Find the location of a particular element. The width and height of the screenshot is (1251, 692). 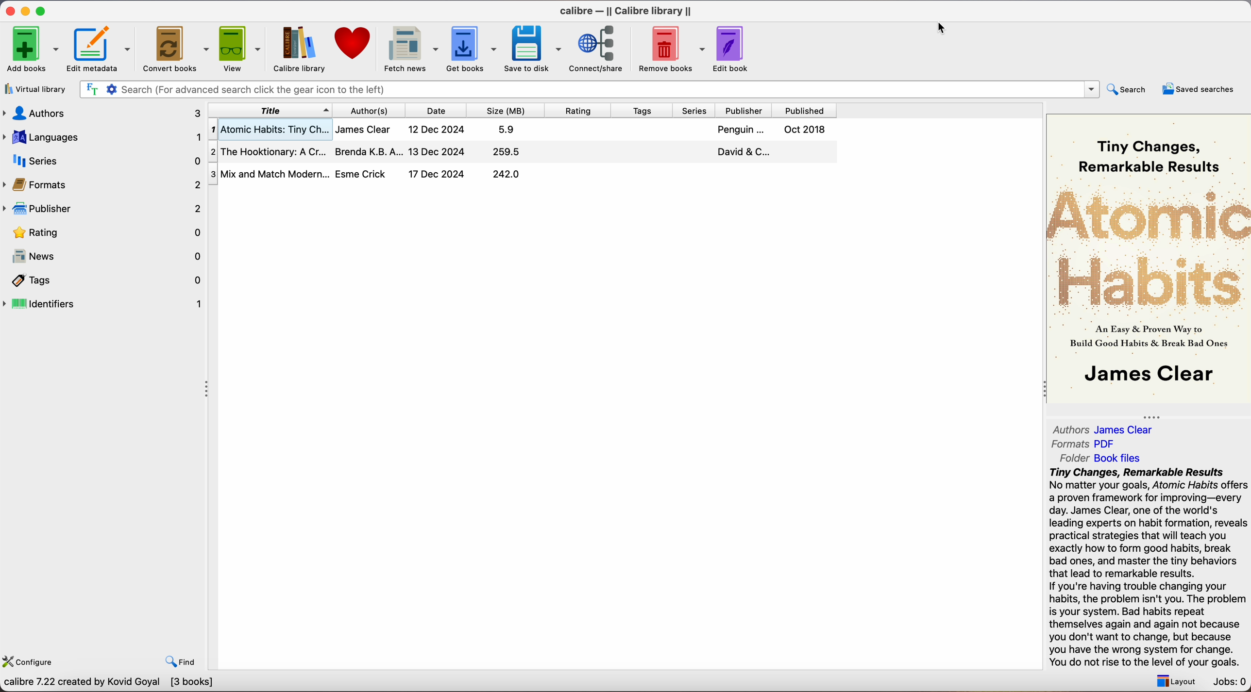

saved searches is located at coordinates (1199, 89).